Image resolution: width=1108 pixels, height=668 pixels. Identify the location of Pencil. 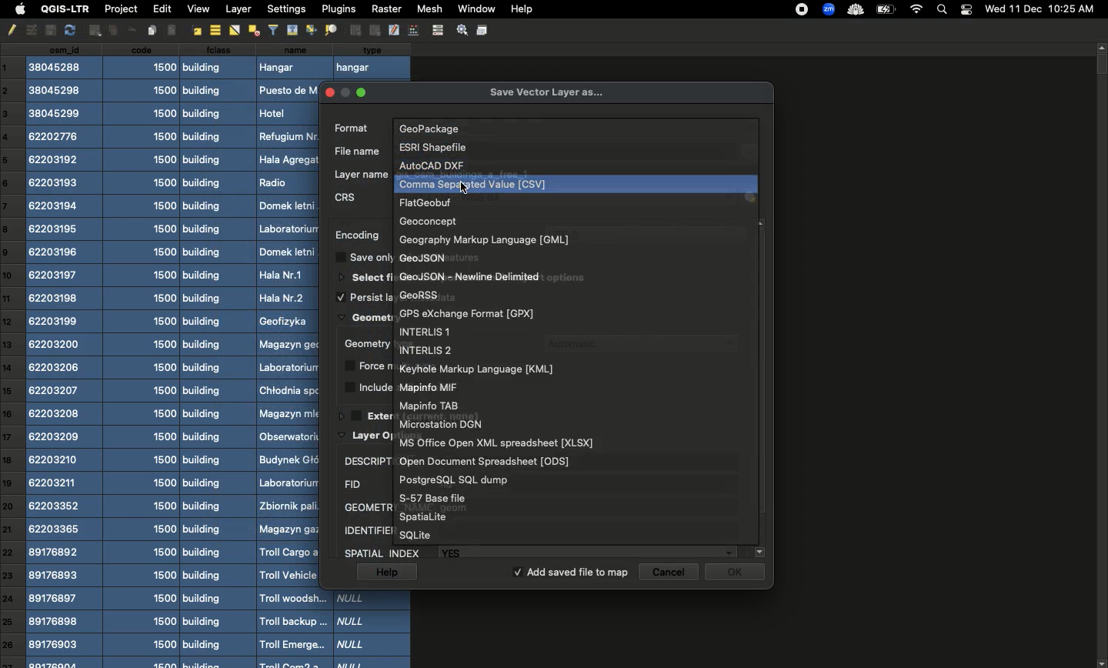
(10, 30).